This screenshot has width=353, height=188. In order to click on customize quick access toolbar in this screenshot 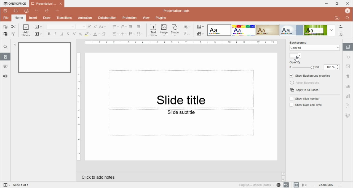, I will do `click(57, 11)`.